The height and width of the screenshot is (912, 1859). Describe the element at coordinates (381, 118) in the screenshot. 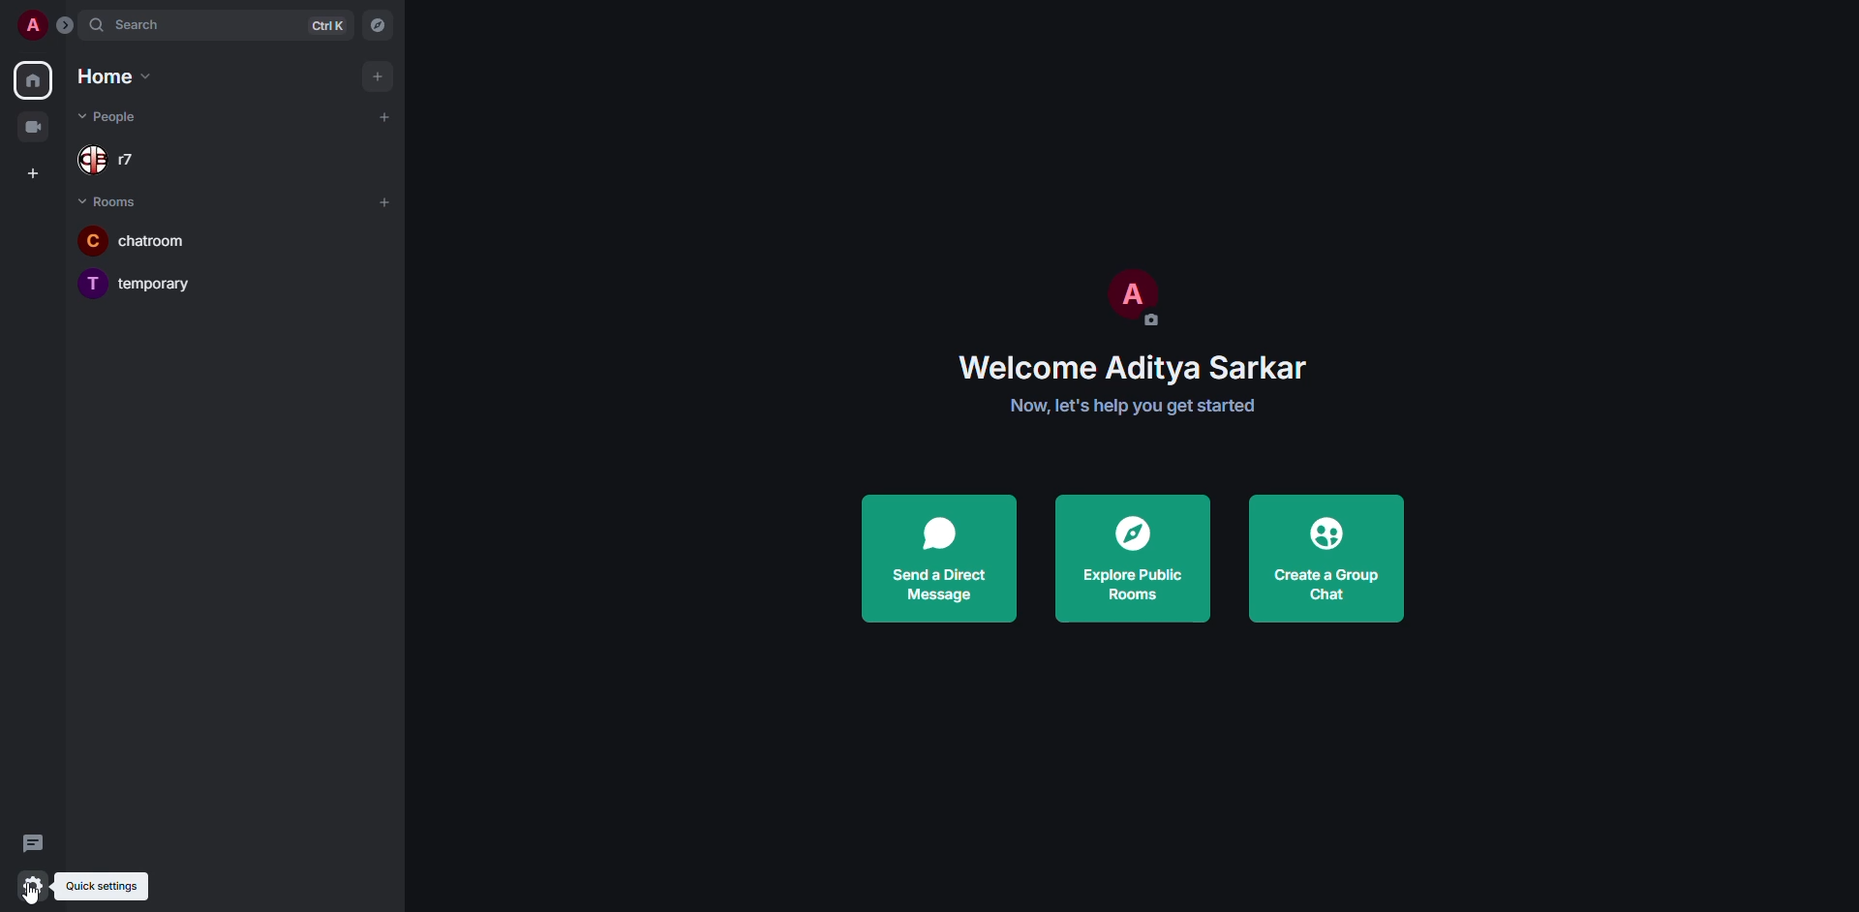

I see `add` at that location.